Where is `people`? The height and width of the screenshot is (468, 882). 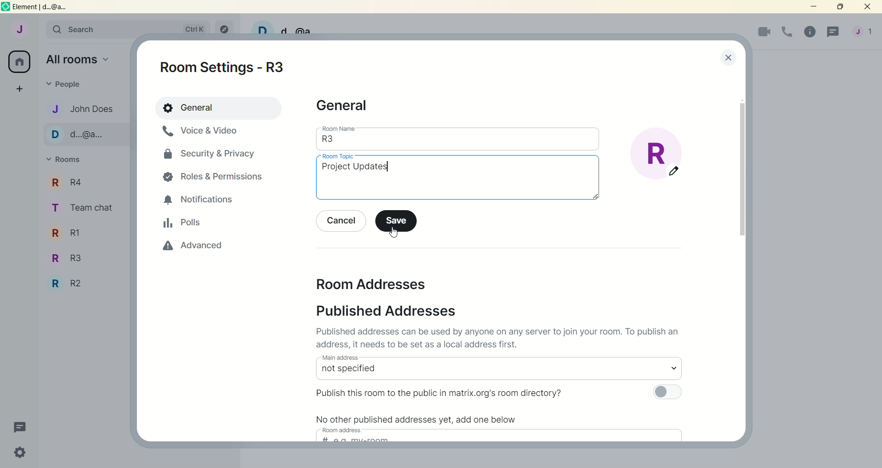
people is located at coordinates (68, 84).